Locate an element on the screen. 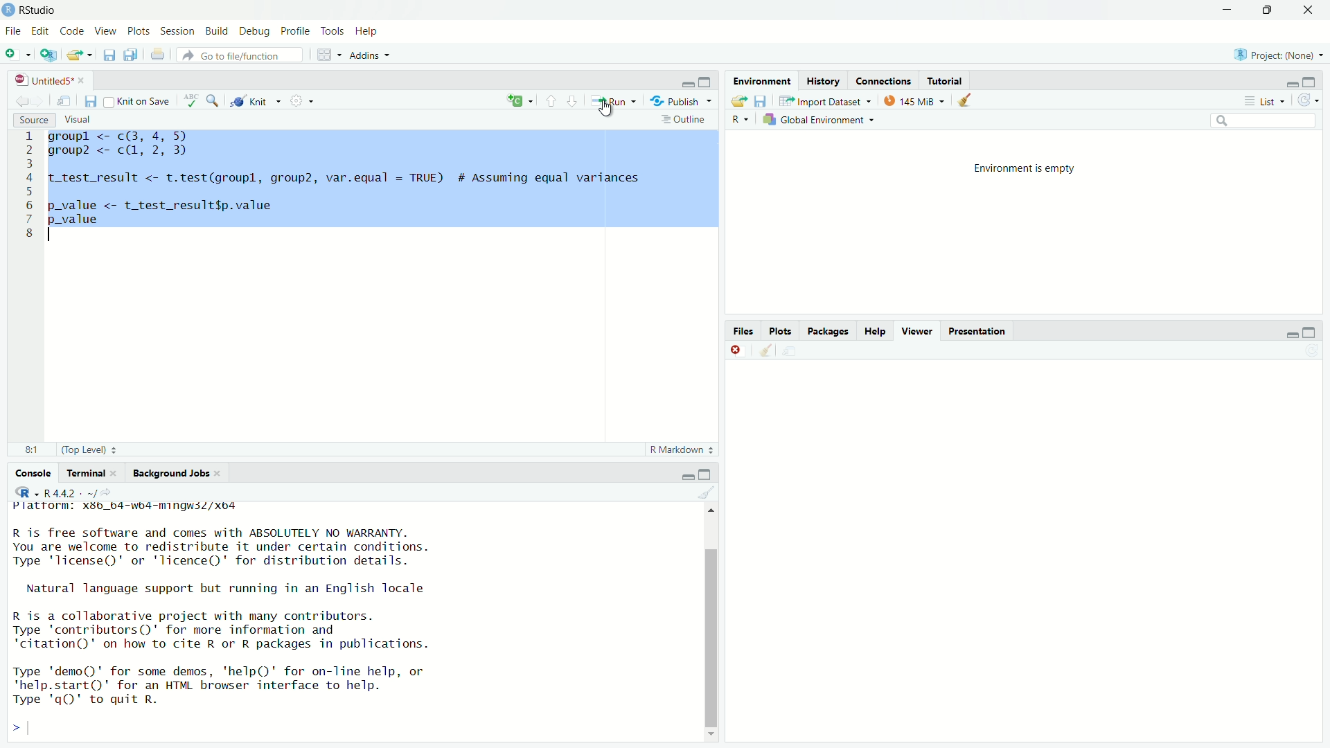 Image resolution: width=1330 pixels, height=748 pixels. Profile is located at coordinates (296, 30).